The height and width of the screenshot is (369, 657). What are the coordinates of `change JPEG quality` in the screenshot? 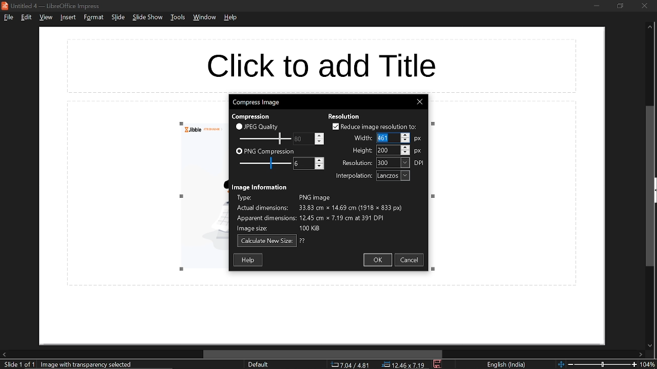 It's located at (299, 139).